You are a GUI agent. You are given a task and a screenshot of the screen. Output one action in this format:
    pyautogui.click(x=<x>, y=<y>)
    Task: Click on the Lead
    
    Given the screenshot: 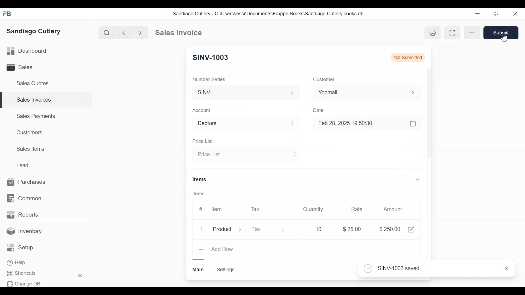 What is the action you would take?
    pyautogui.click(x=23, y=165)
    